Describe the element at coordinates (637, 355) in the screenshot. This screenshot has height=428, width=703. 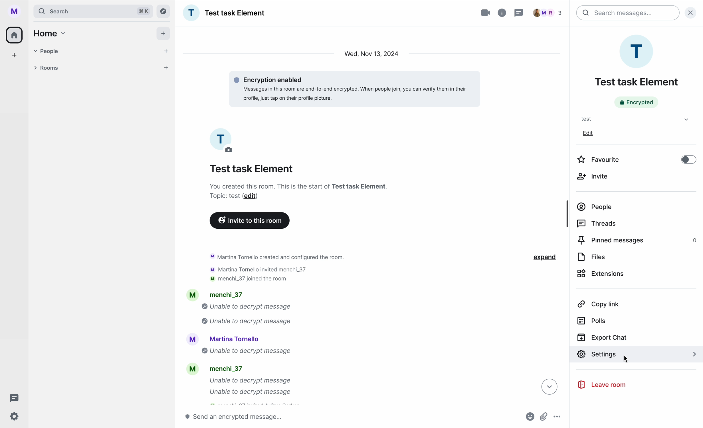
I see `click on settings` at that location.